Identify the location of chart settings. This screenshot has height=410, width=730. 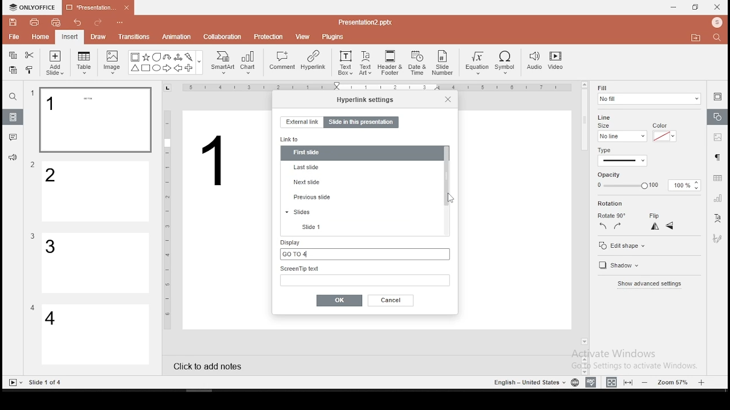
(717, 198).